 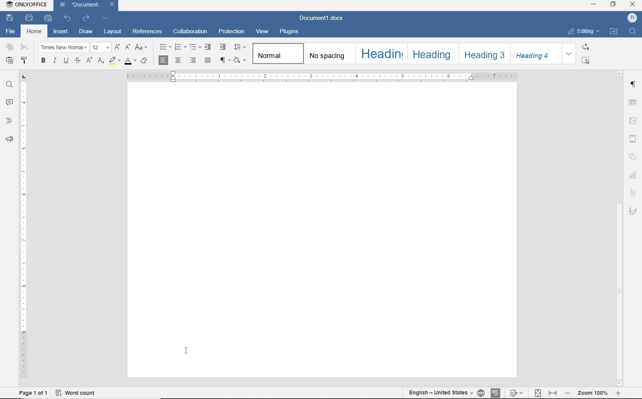 I want to click on document name, so click(x=322, y=18).